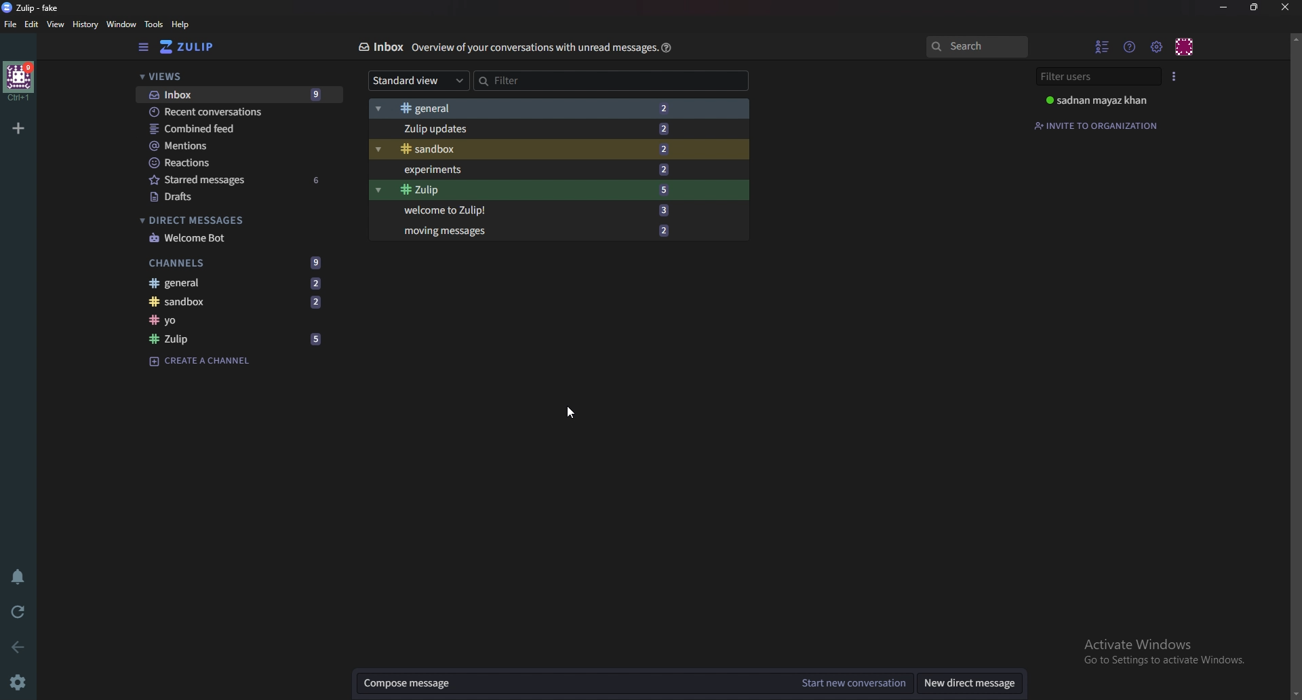  Describe the element at coordinates (532, 230) in the screenshot. I see `Moving messages` at that location.